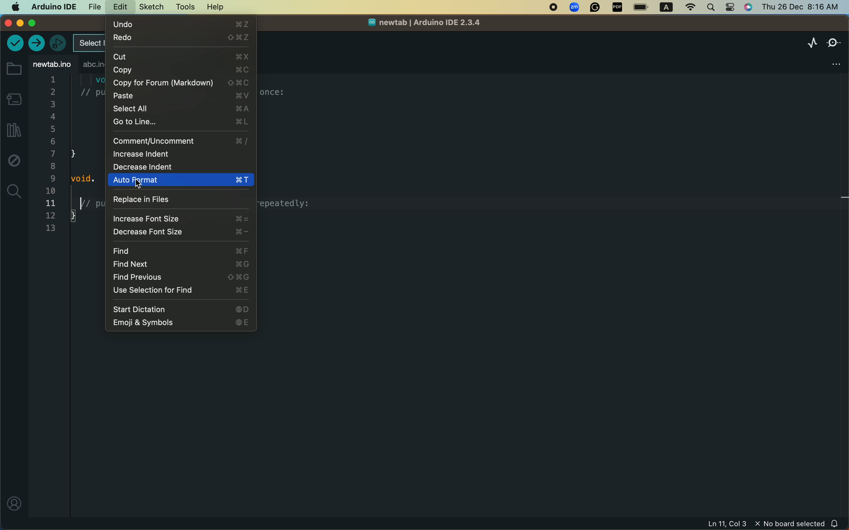  What do you see at coordinates (419, 24) in the screenshot?
I see `file name` at bounding box center [419, 24].